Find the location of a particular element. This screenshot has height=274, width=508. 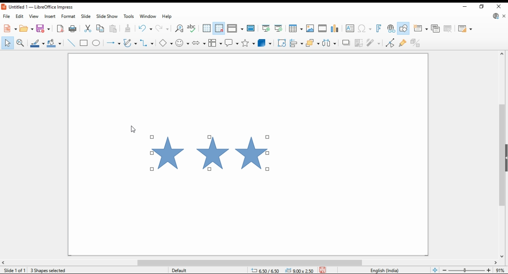

default is located at coordinates (188, 270).